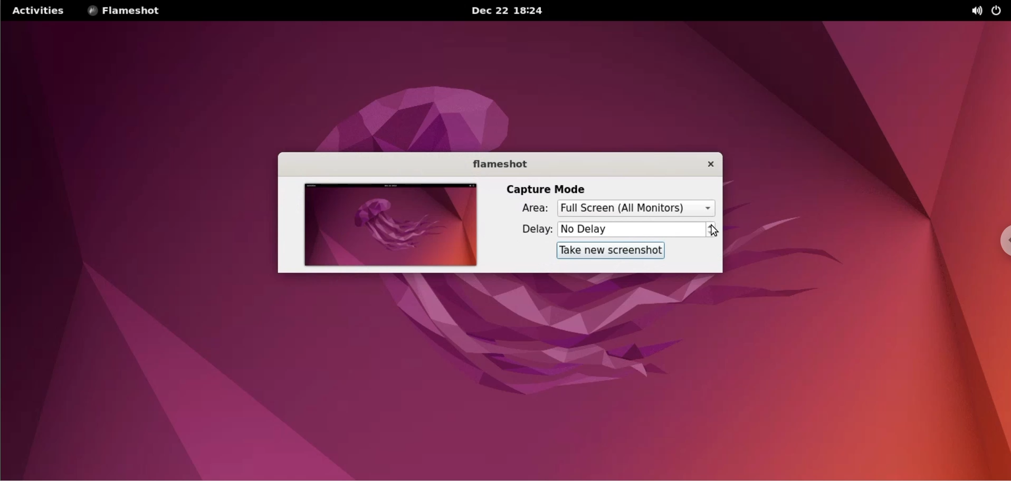 This screenshot has height=481, width=1011. What do you see at coordinates (40, 11) in the screenshot?
I see `activities` at bounding box center [40, 11].